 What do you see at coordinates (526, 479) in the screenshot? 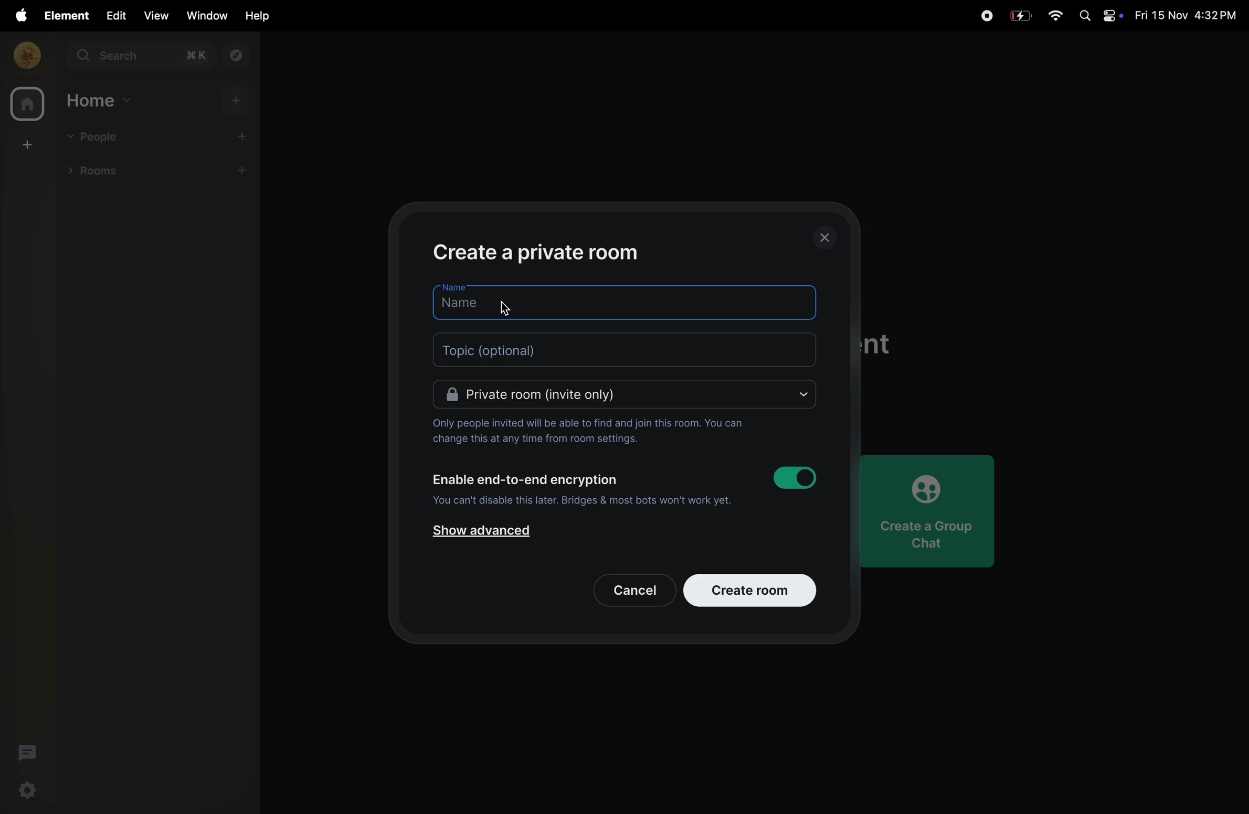
I see `Enable end to end encryption` at bounding box center [526, 479].